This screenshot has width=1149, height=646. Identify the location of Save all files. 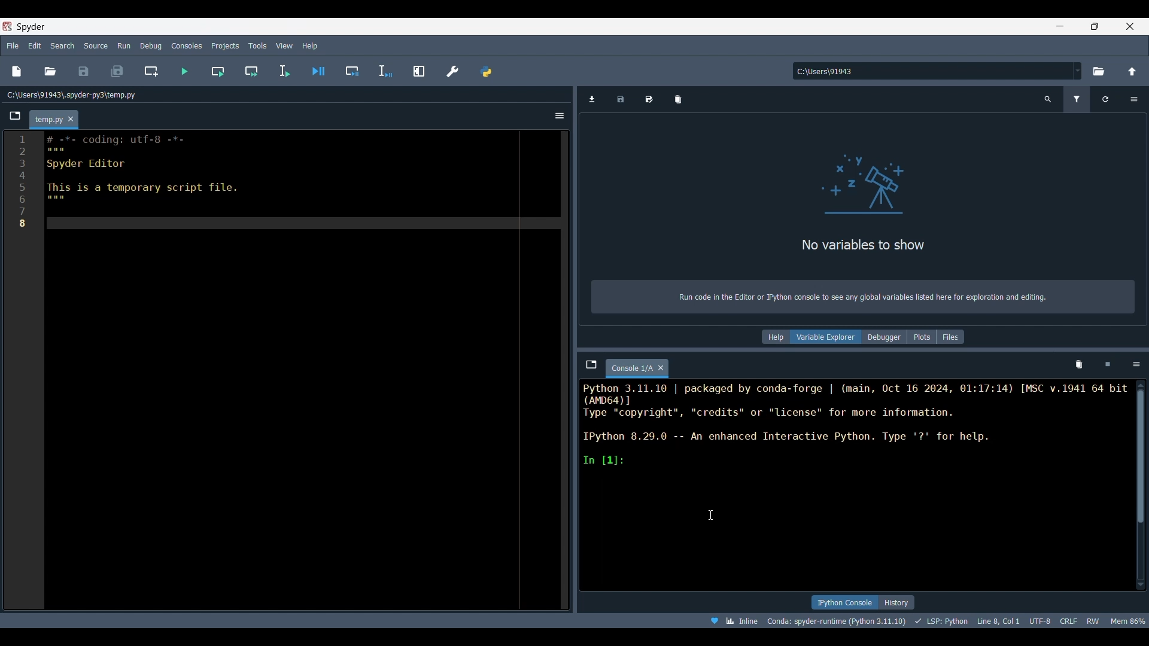
(117, 71).